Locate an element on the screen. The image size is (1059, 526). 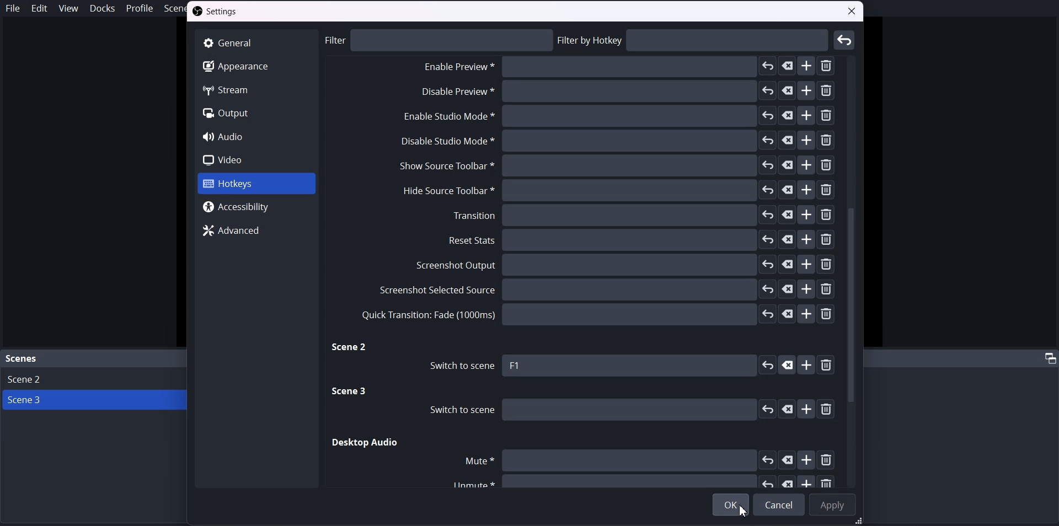
Edit is located at coordinates (39, 8).